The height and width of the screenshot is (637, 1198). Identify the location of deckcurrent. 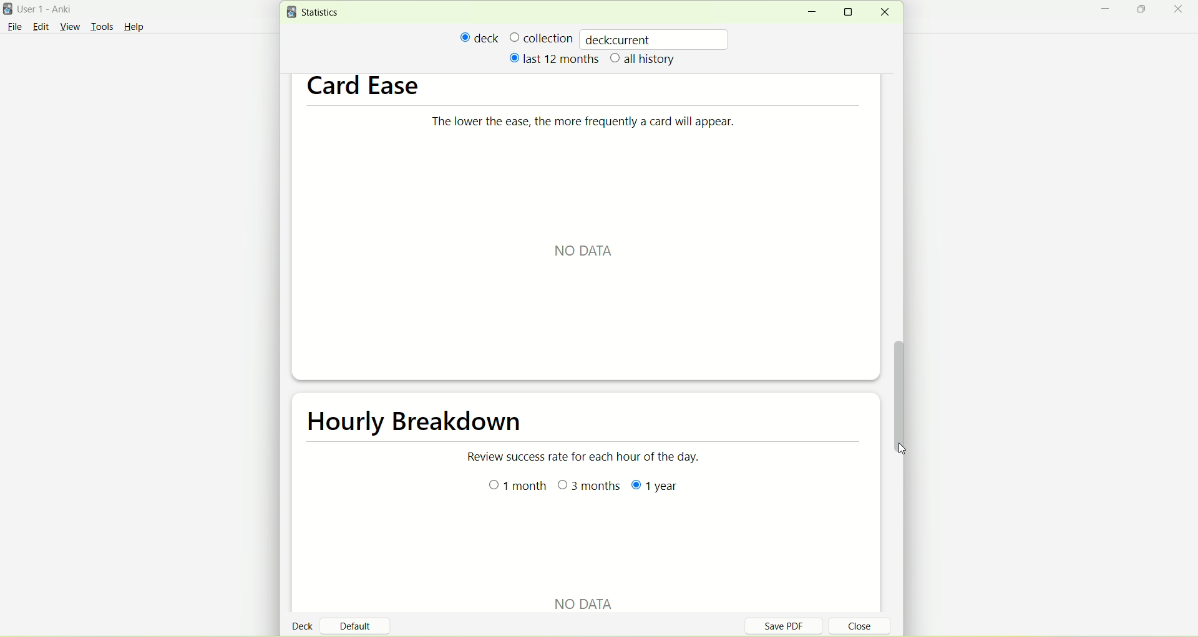
(656, 39).